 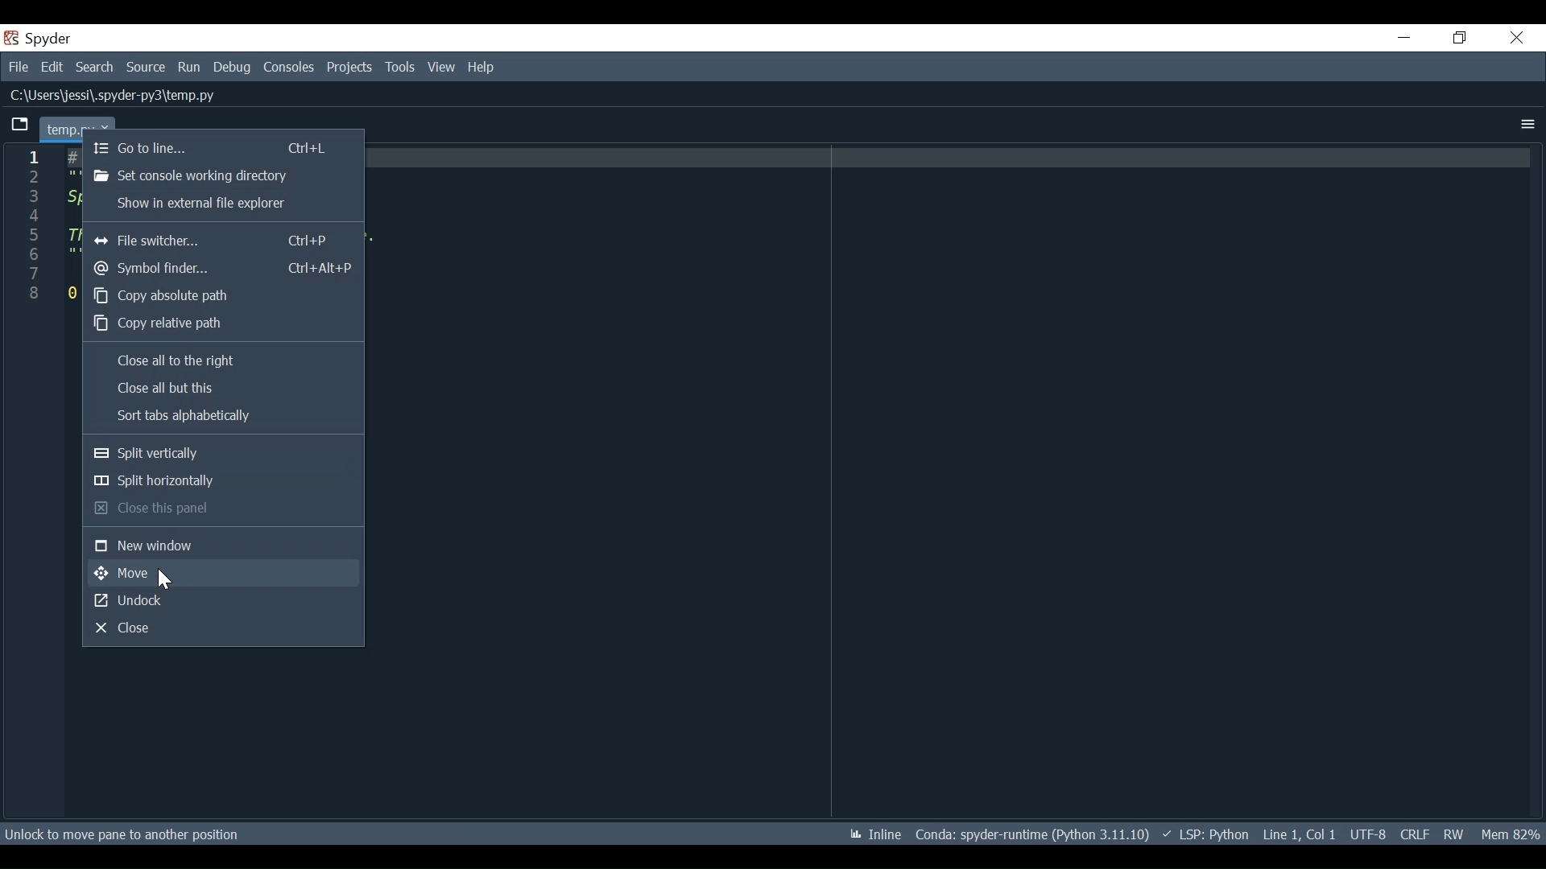 What do you see at coordinates (1407, 37) in the screenshot?
I see `Minimize` at bounding box center [1407, 37].